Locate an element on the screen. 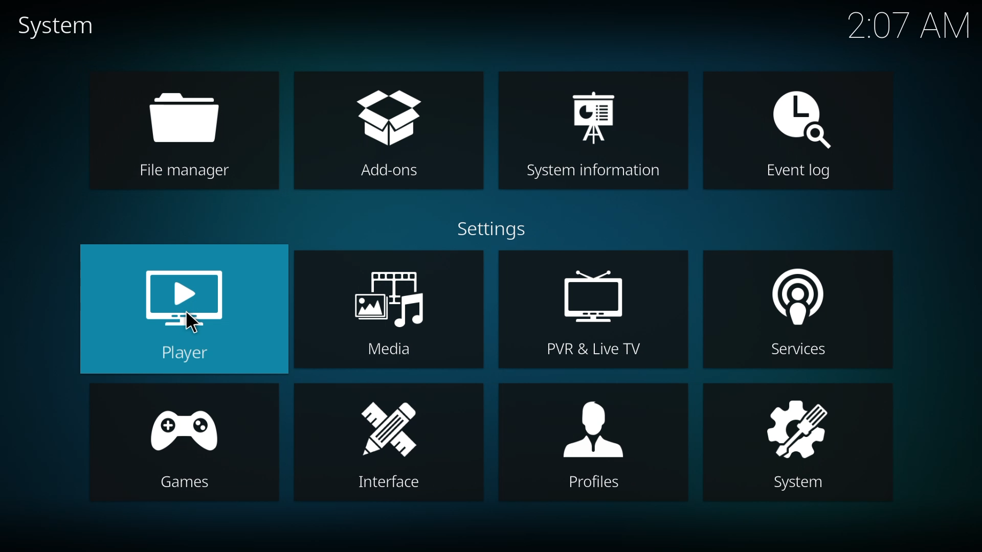 The width and height of the screenshot is (982, 552). settings is located at coordinates (495, 228).